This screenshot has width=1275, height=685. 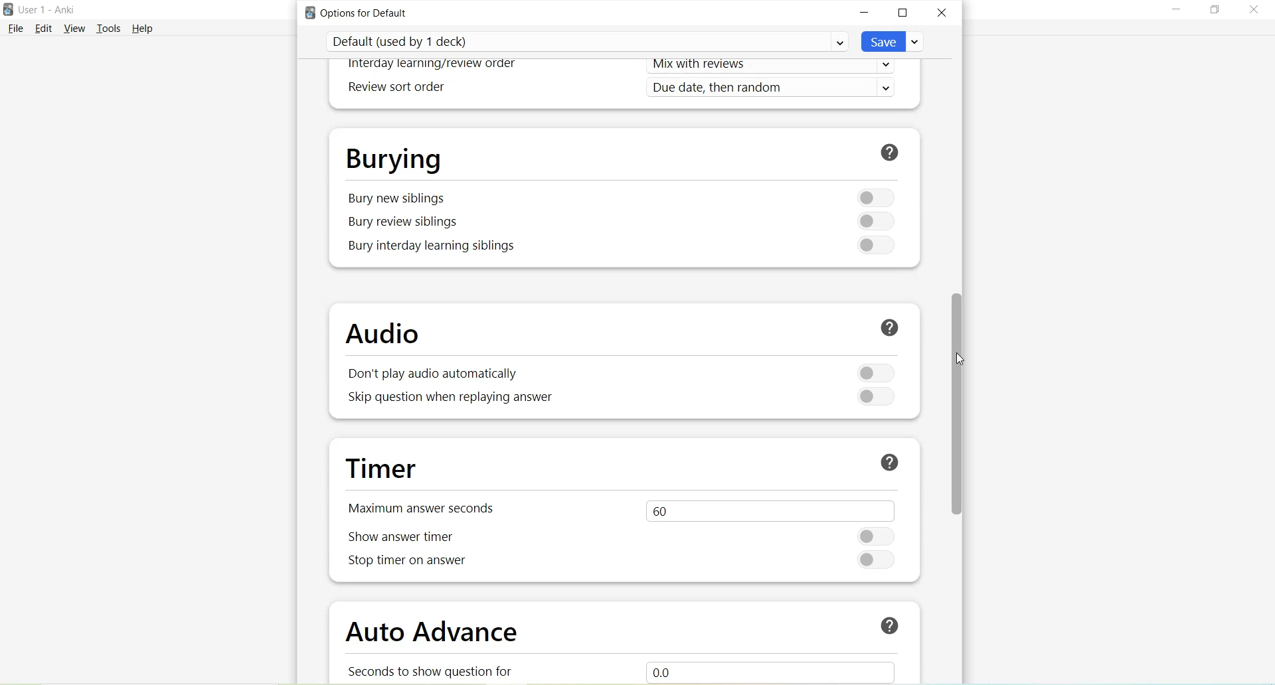 What do you see at coordinates (960, 362) in the screenshot?
I see `cursor` at bounding box center [960, 362].